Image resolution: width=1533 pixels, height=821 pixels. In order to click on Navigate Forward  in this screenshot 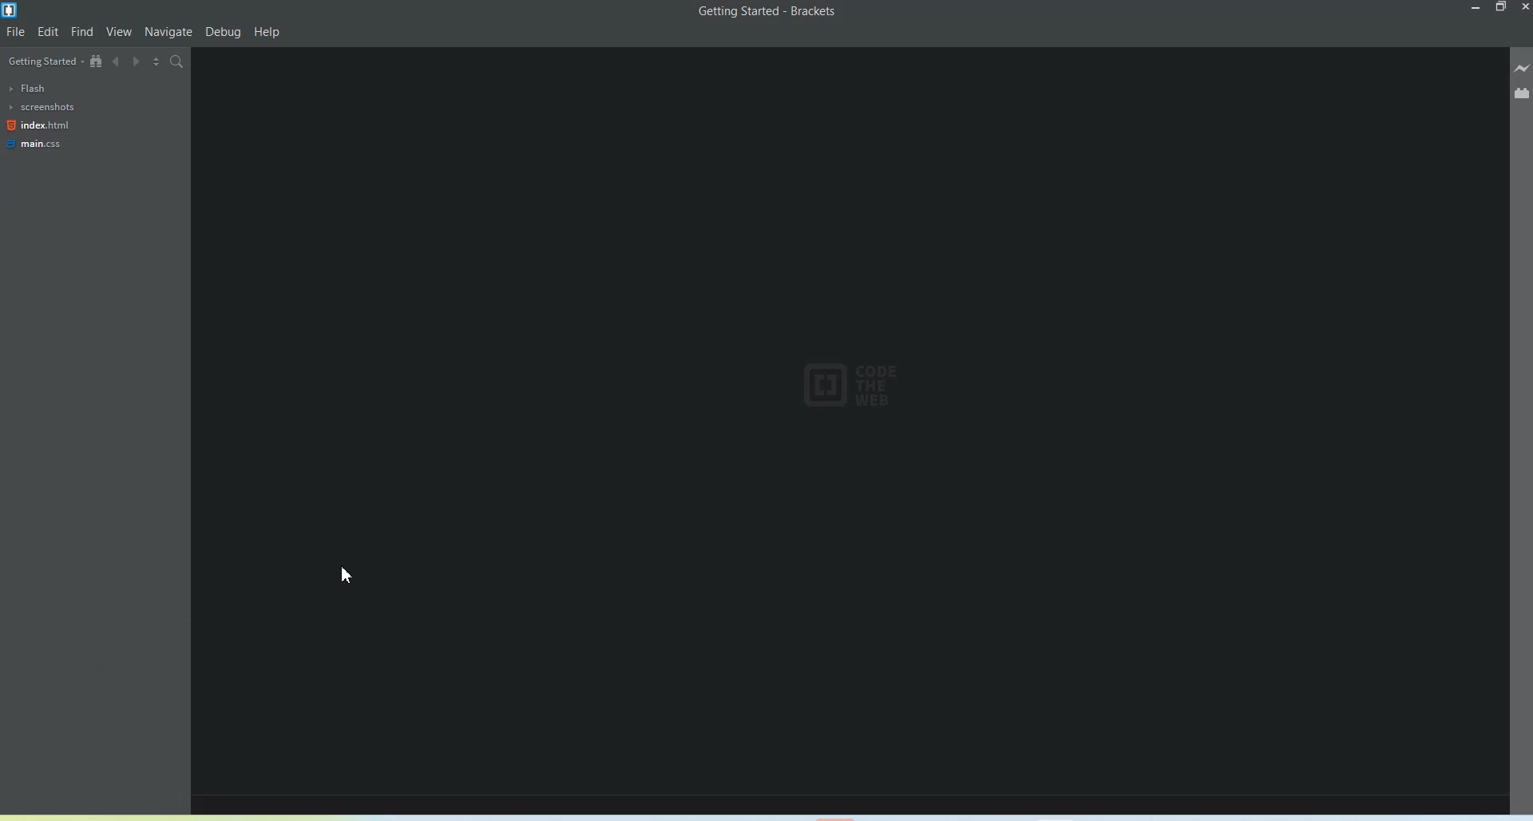, I will do `click(136, 61)`.